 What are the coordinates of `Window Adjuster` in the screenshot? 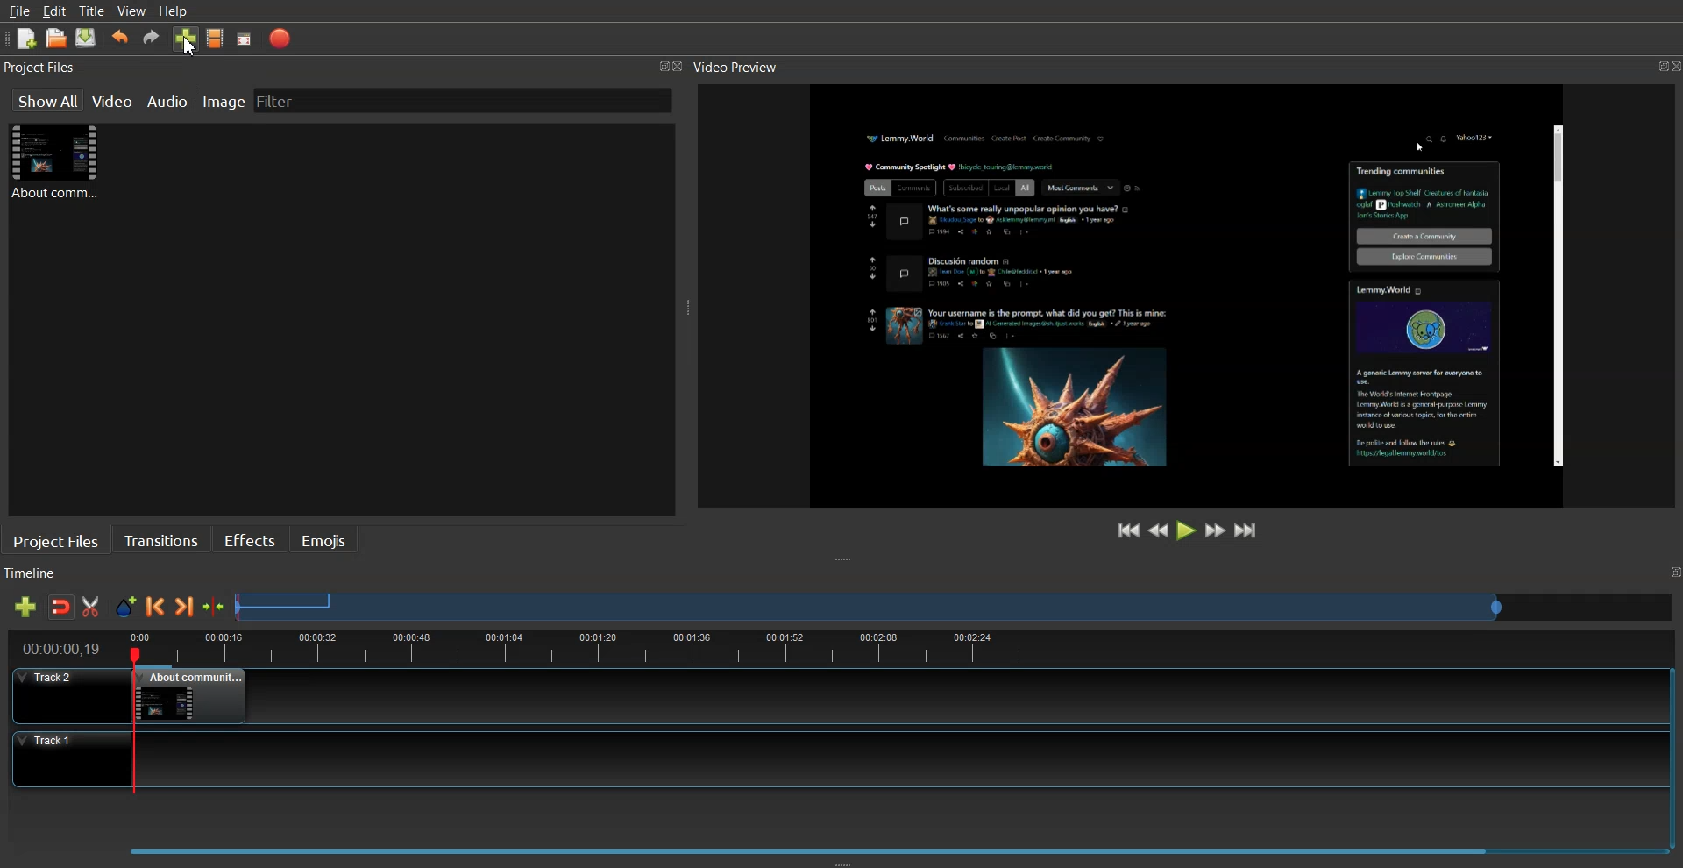 It's located at (843, 862).